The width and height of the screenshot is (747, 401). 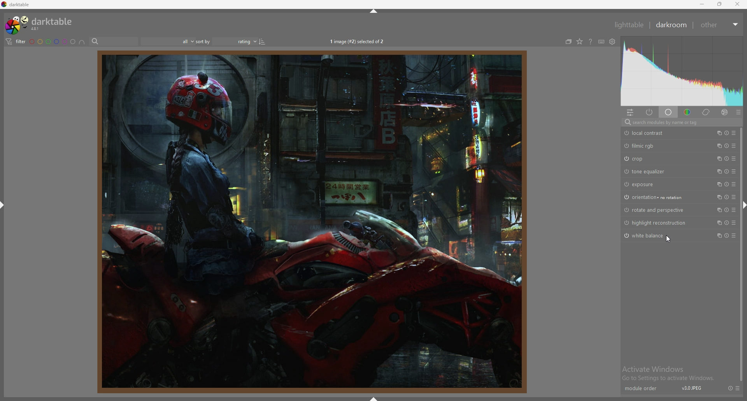 What do you see at coordinates (648, 133) in the screenshot?
I see `local contrast` at bounding box center [648, 133].